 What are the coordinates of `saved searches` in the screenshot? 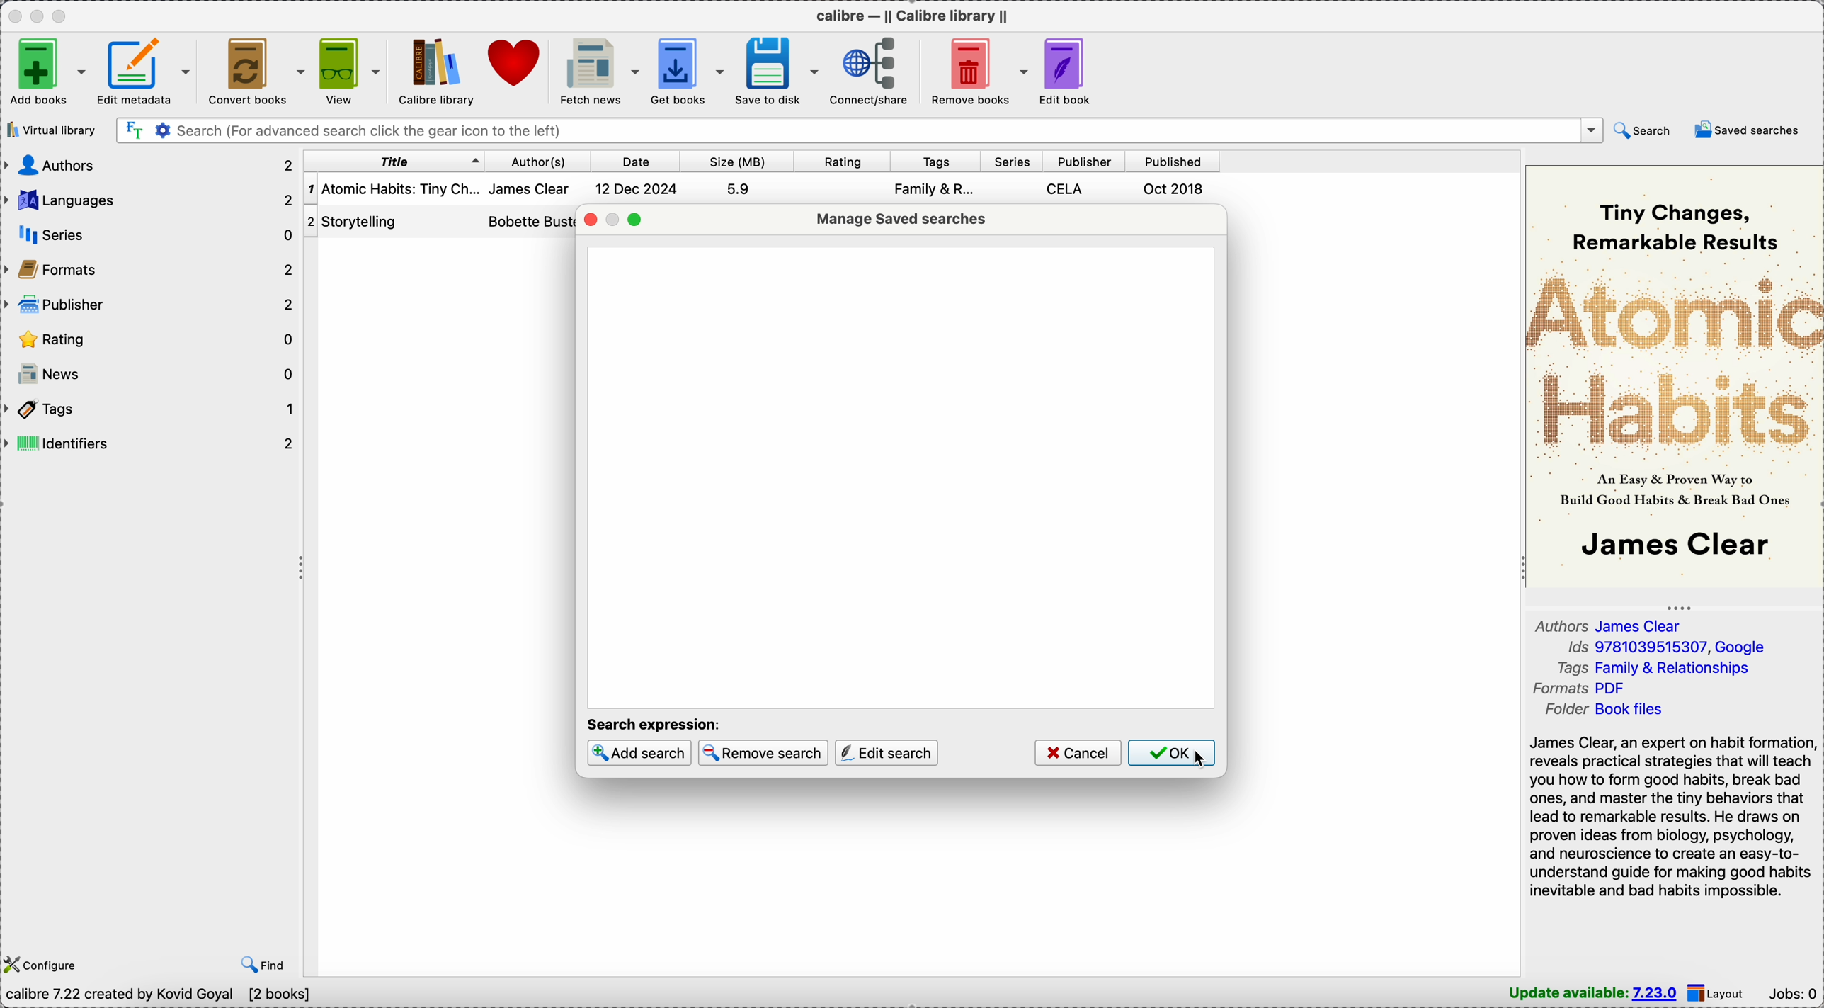 It's located at (1752, 130).